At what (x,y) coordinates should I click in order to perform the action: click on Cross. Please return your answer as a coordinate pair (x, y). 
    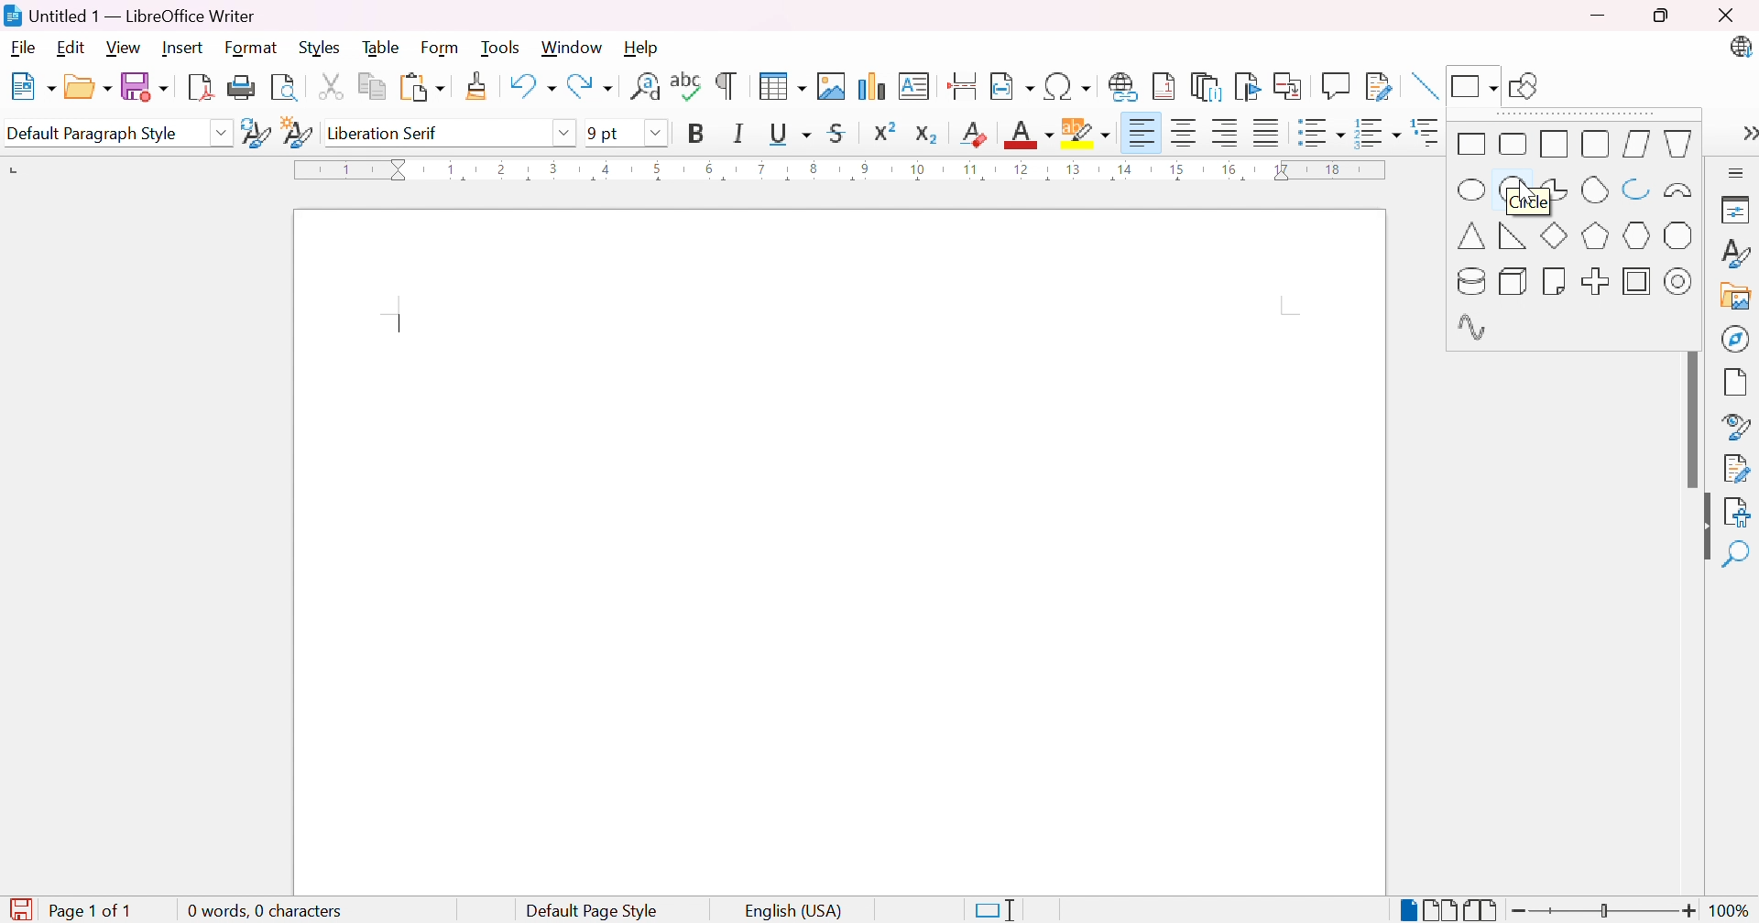
    Looking at the image, I should click on (1598, 281).